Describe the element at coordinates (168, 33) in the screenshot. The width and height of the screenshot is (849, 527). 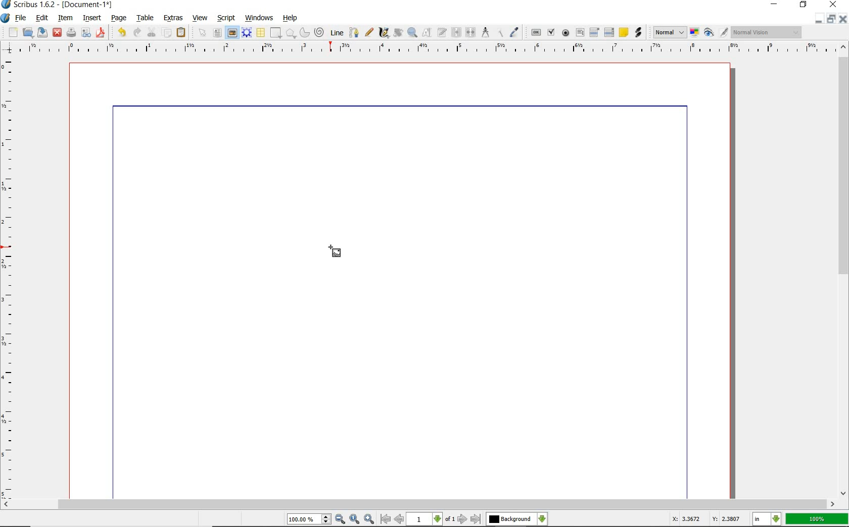
I see `copy` at that location.